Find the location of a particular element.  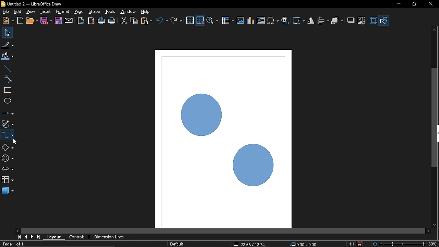

previous page is located at coordinates (25, 237).